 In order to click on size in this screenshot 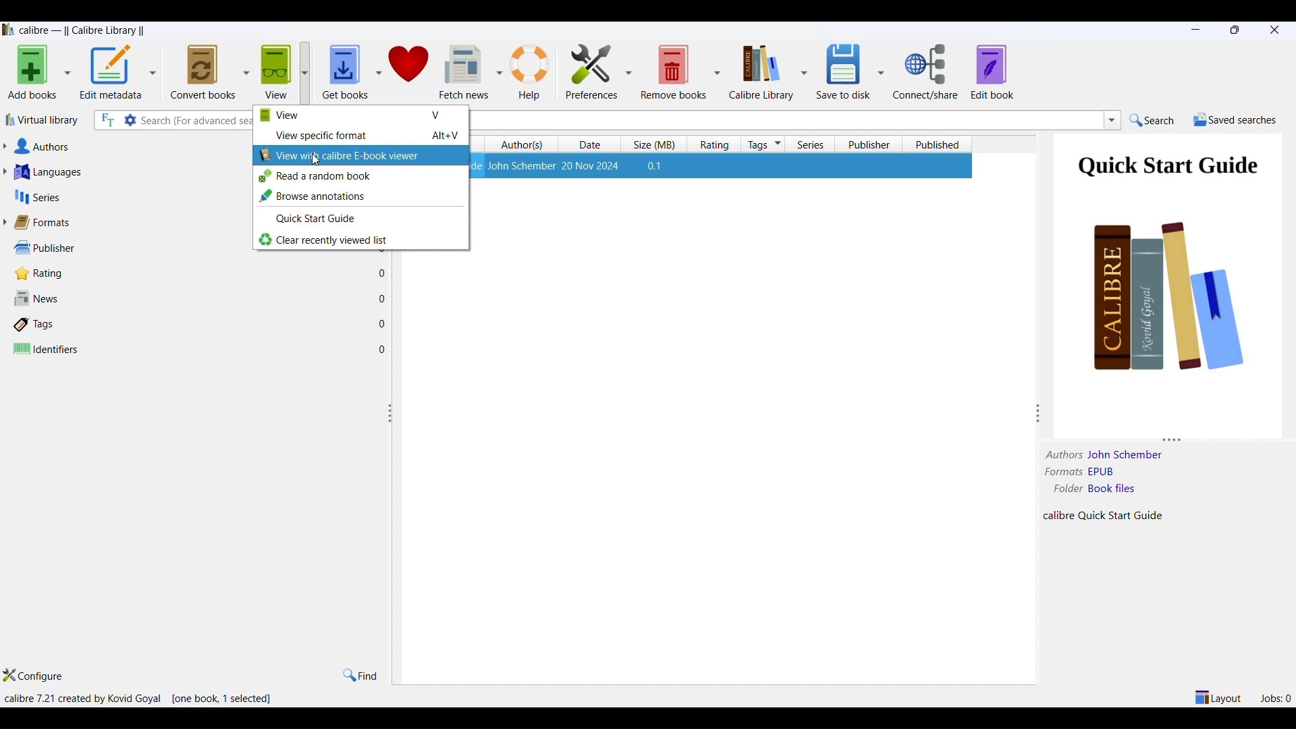, I will do `click(657, 144)`.